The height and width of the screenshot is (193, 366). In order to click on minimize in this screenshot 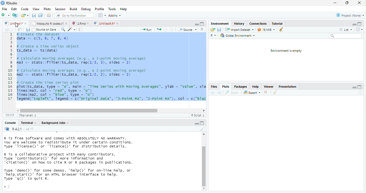, I will do `click(353, 25)`.